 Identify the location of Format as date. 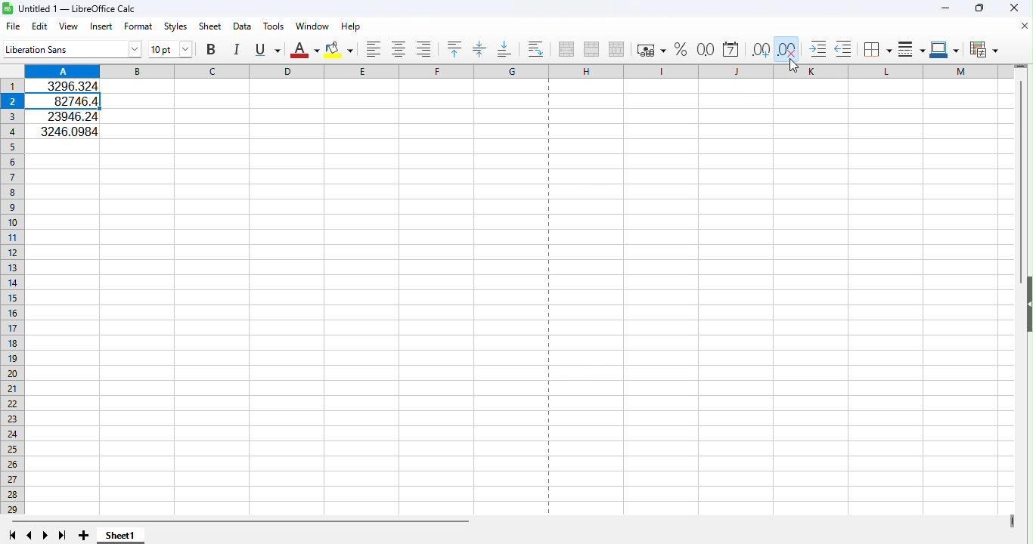
(731, 48).